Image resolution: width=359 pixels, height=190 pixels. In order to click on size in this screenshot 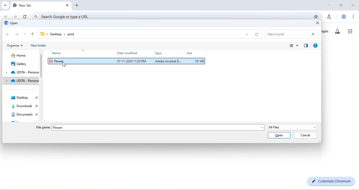, I will do `click(190, 53)`.